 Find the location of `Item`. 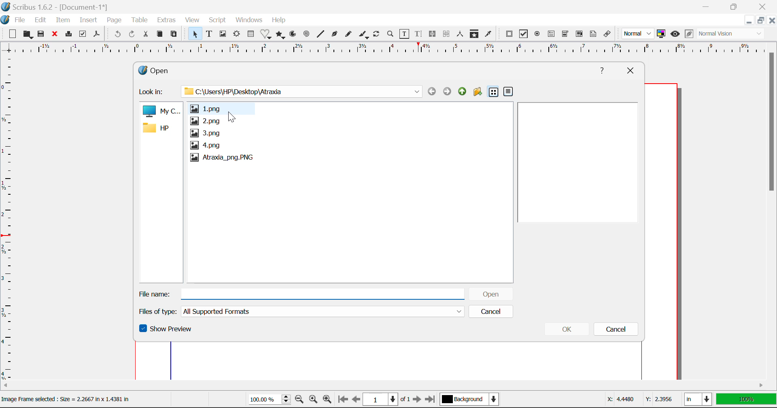

Item is located at coordinates (63, 21).